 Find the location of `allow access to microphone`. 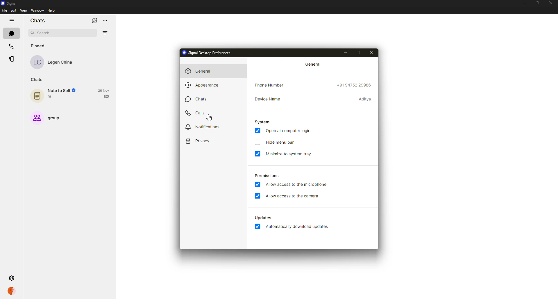

allow access to microphone is located at coordinates (298, 184).